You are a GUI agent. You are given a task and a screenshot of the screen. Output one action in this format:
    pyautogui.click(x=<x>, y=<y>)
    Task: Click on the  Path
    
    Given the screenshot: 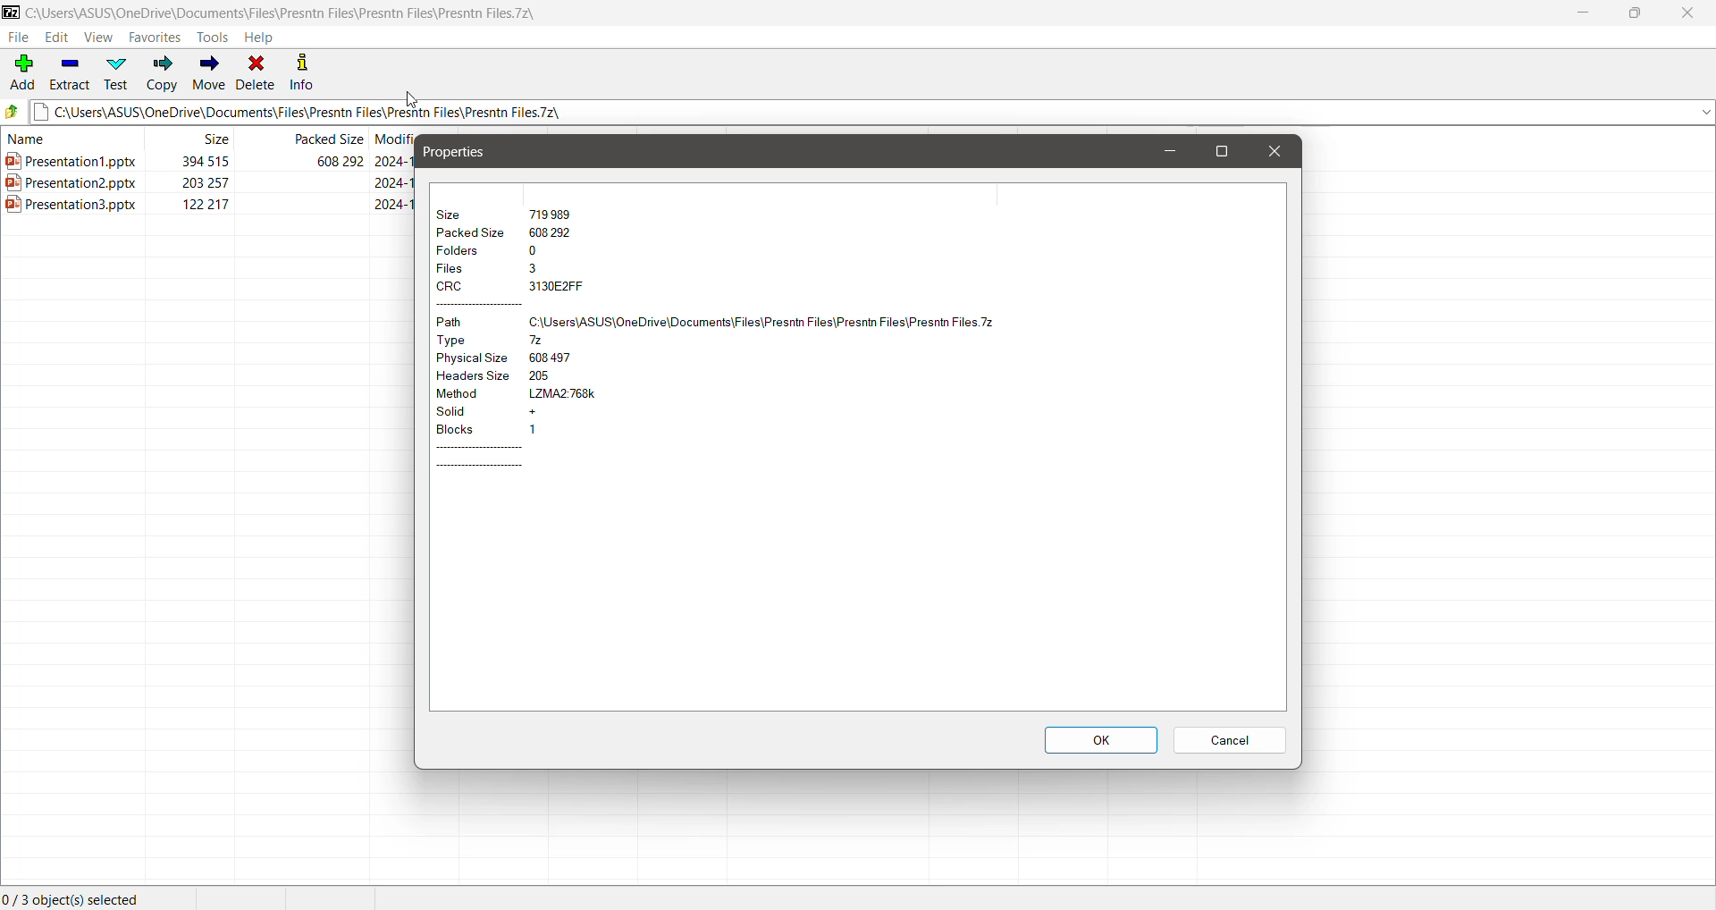 What is the action you would take?
    pyautogui.click(x=466, y=323)
    